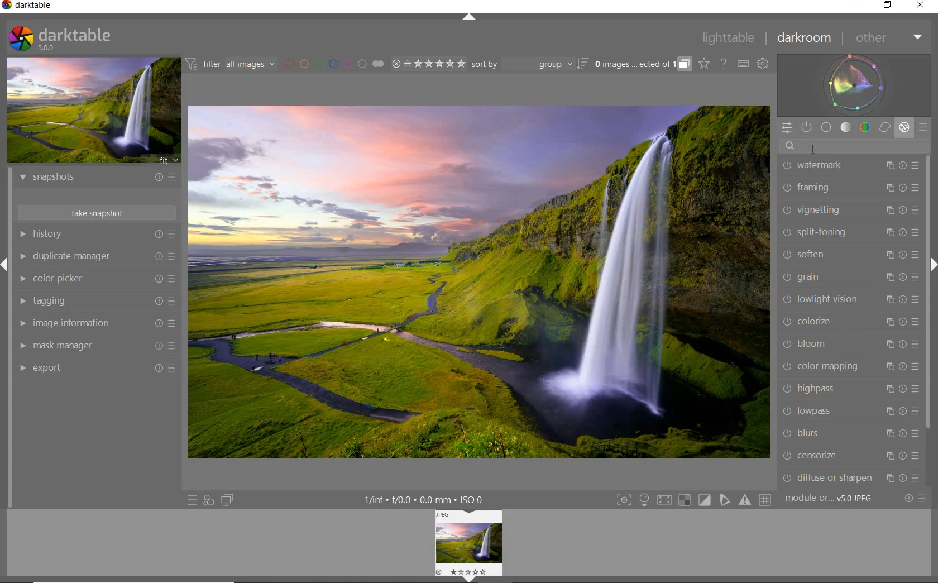 The width and height of the screenshot is (938, 583). I want to click on Expand/Collapse, so click(932, 266).